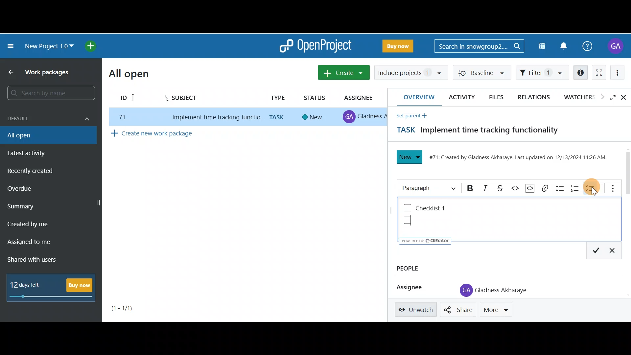 The image size is (631, 355). Describe the element at coordinates (615, 251) in the screenshot. I see `Exit` at that location.